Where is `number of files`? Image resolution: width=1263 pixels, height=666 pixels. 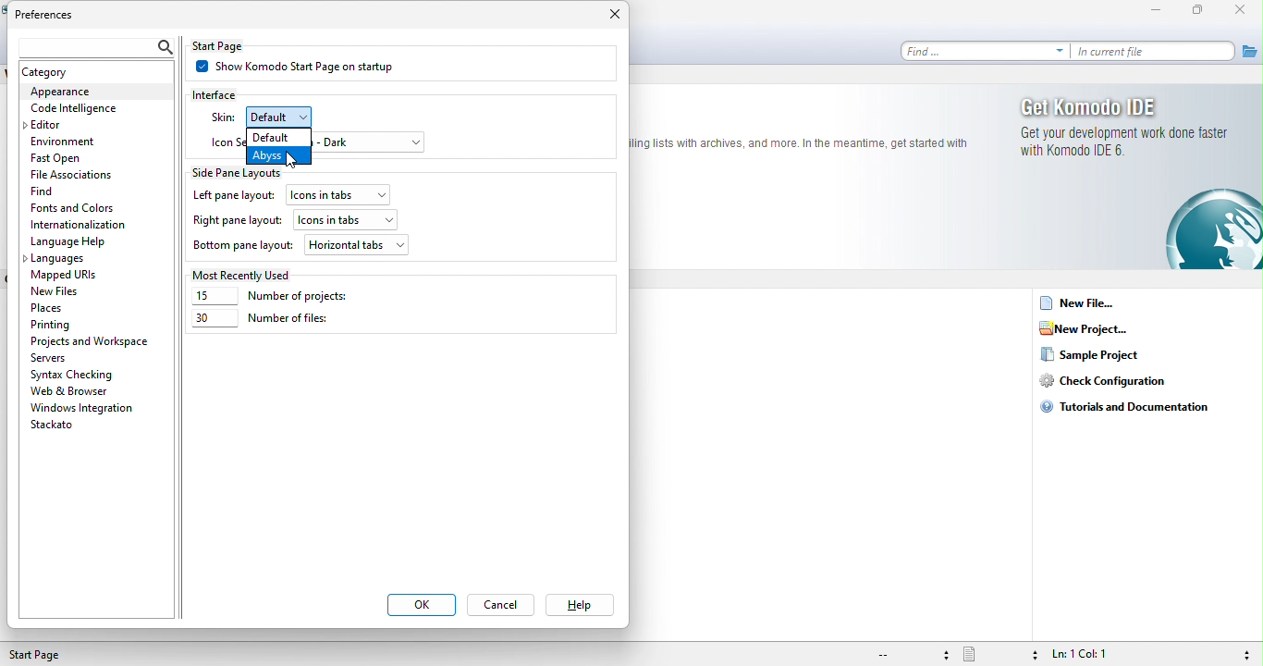
number of files is located at coordinates (261, 322).